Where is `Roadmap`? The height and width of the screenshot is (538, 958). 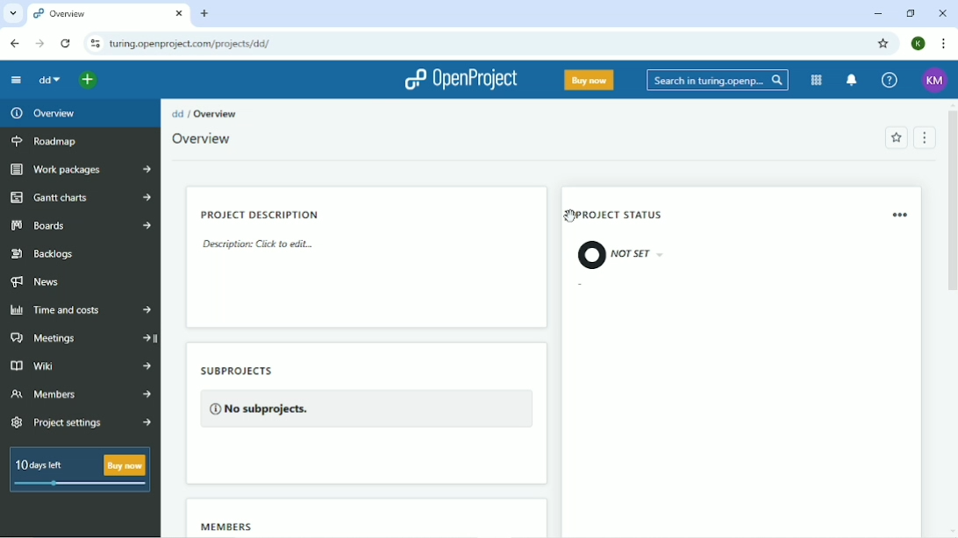 Roadmap is located at coordinates (46, 141).